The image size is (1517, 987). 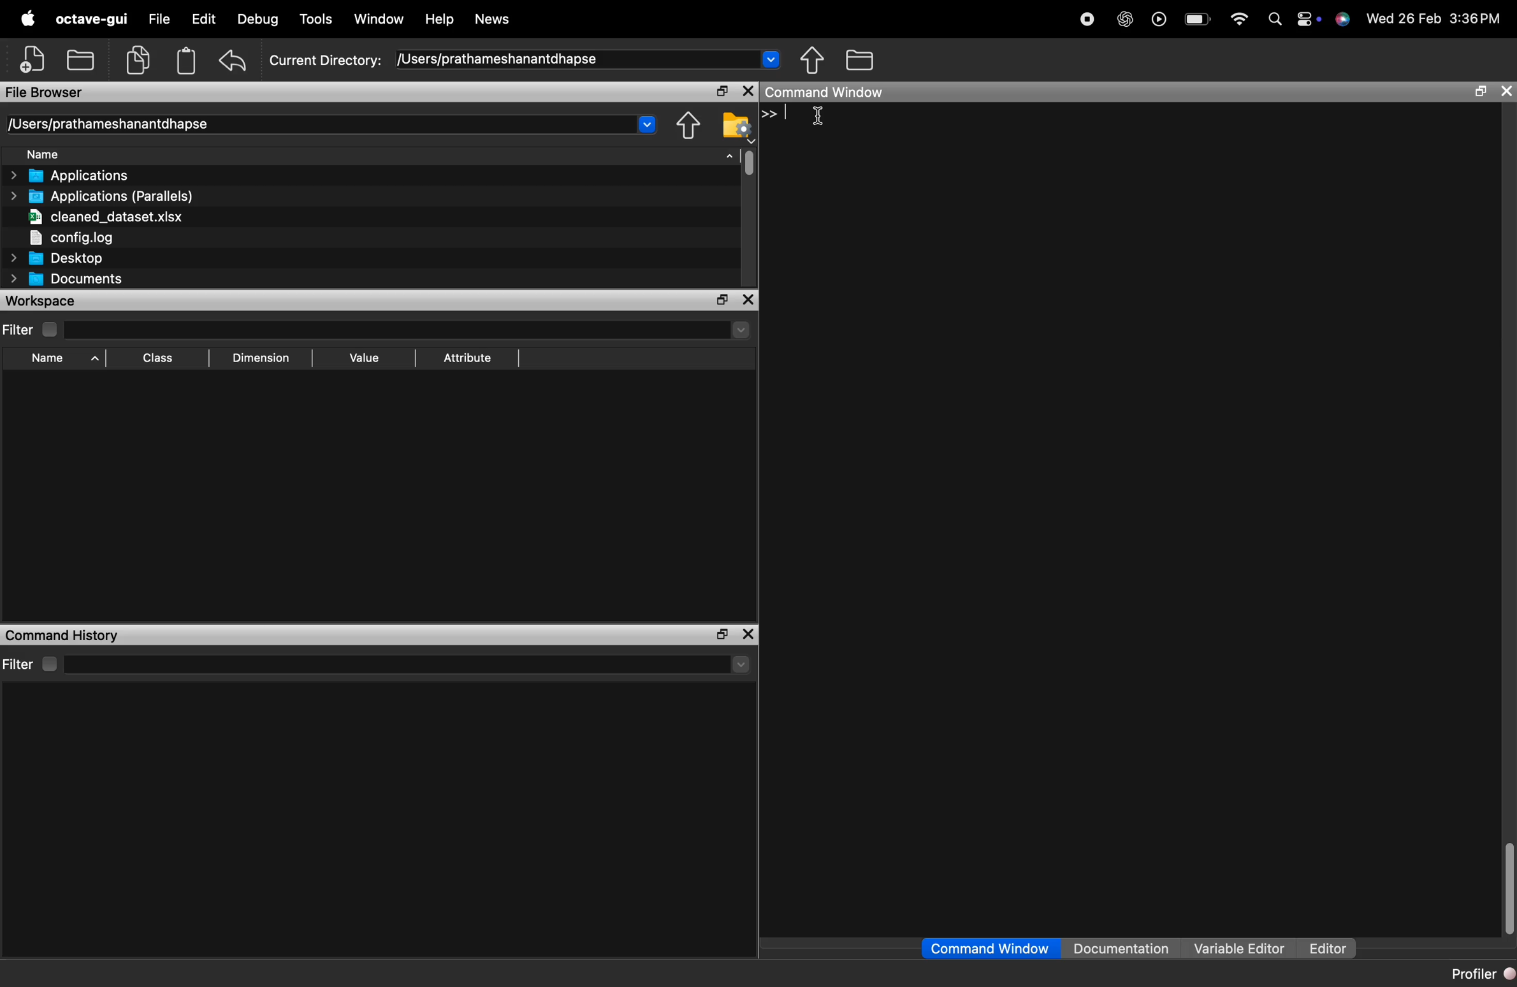 I want to click on play, so click(x=1162, y=19).